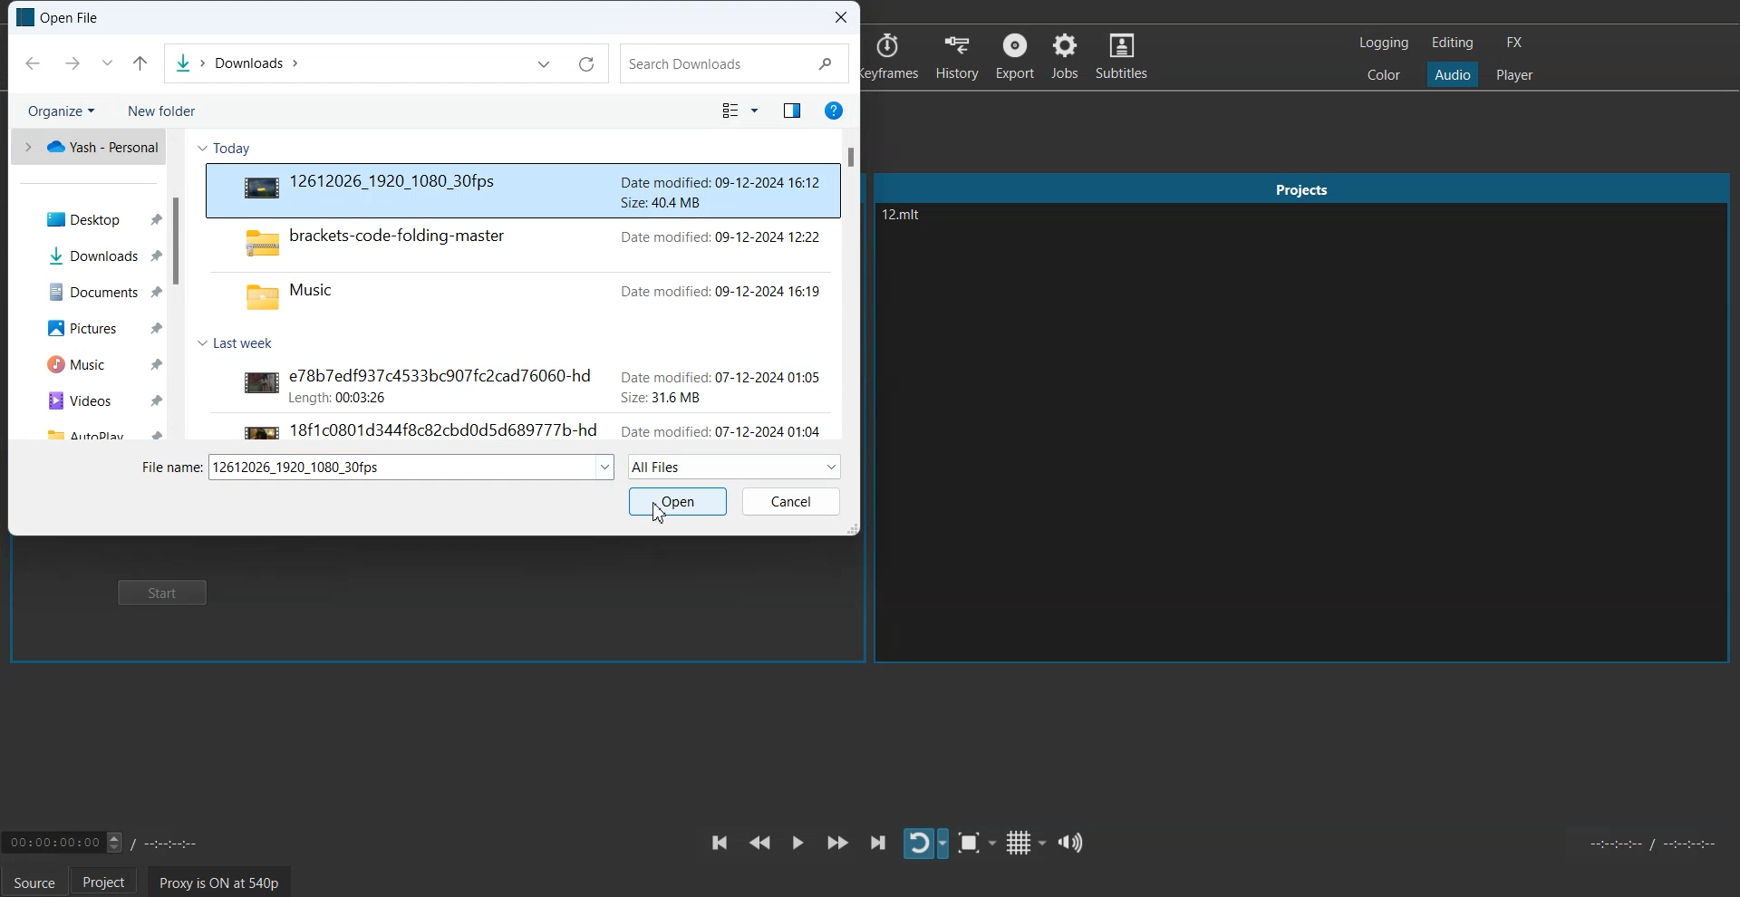 Image resolution: width=1740 pixels, height=897 pixels. I want to click on Show the preview pane, so click(789, 111).